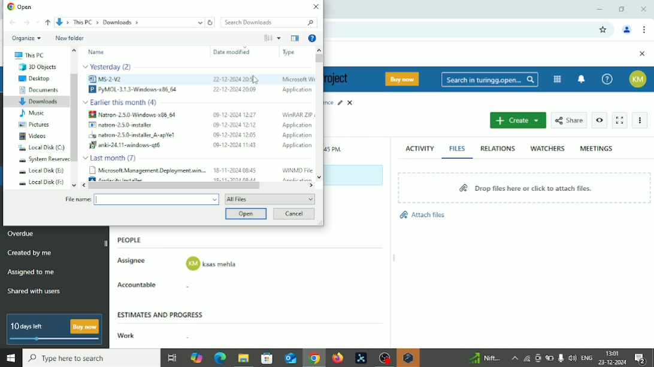 The height and width of the screenshot is (367, 654). Describe the element at coordinates (265, 357) in the screenshot. I see `Microsoft store` at that location.